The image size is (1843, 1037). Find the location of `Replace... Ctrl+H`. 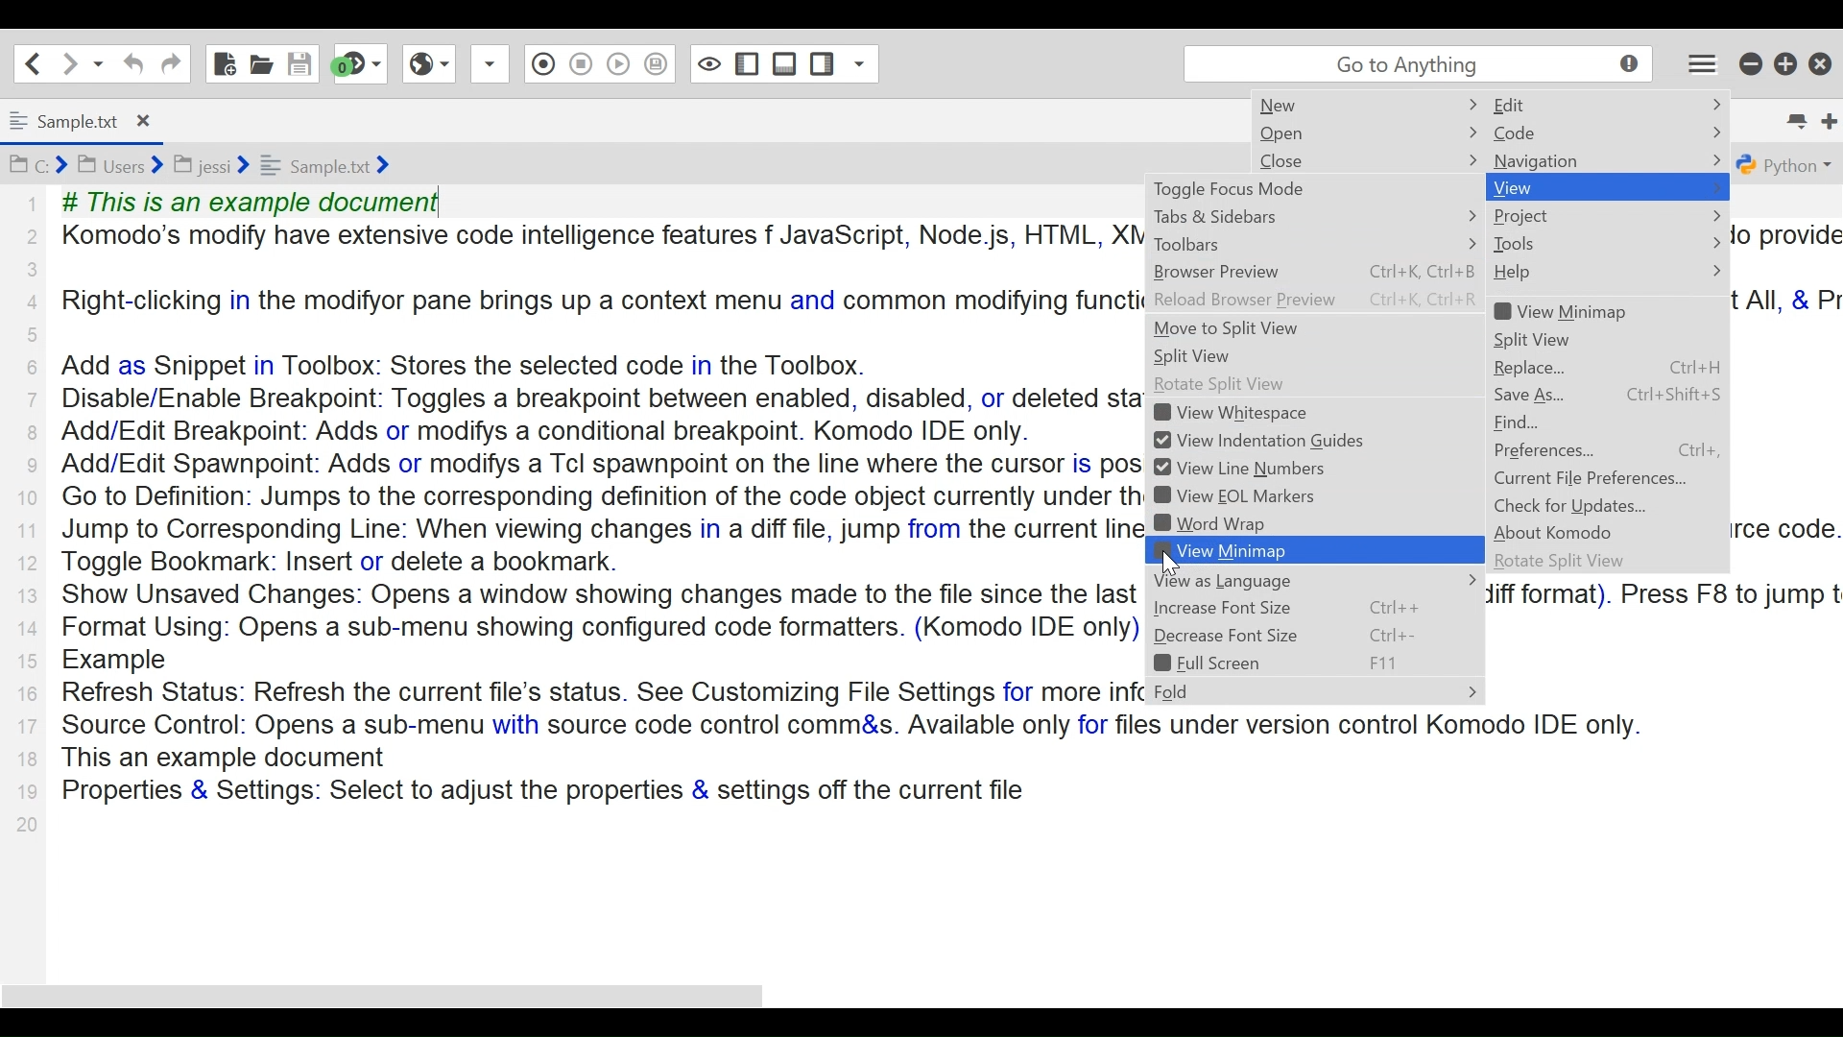

Replace... Ctrl+H is located at coordinates (1607, 368).